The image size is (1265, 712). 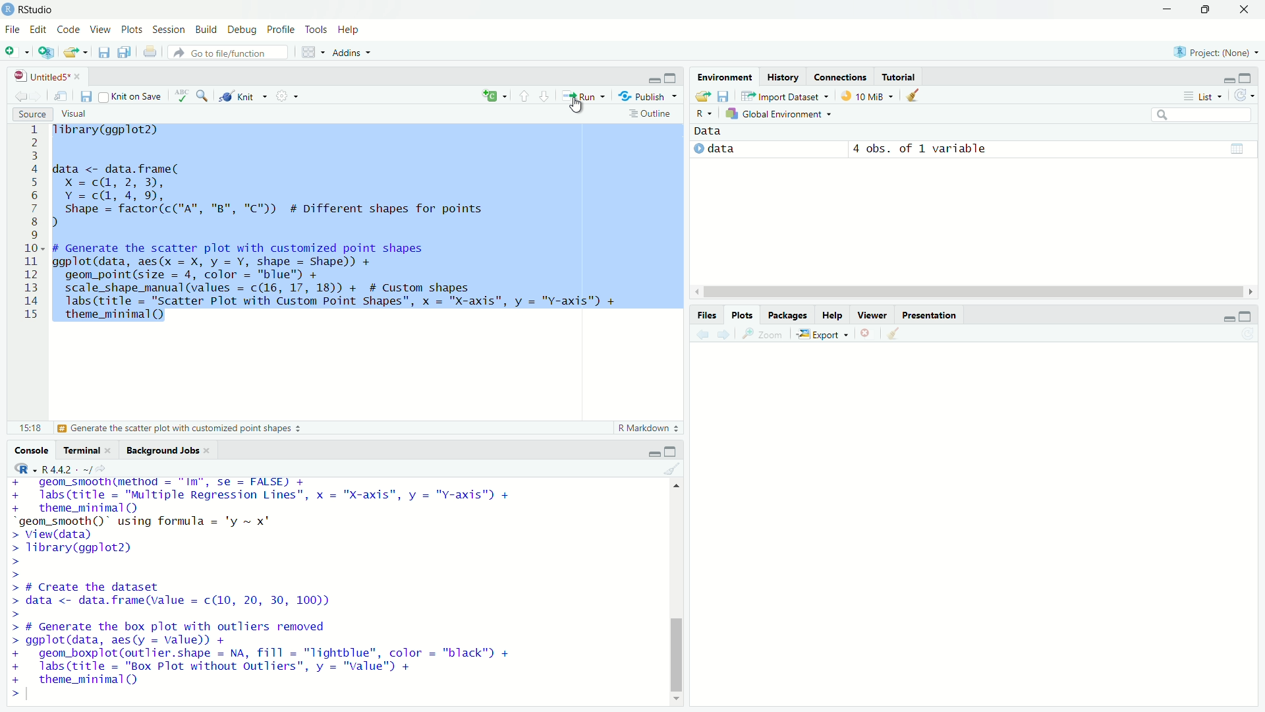 What do you see at coordinates (702, 333) in the screenshot?
I see `Previous plot` at bounding box center [702, 333].